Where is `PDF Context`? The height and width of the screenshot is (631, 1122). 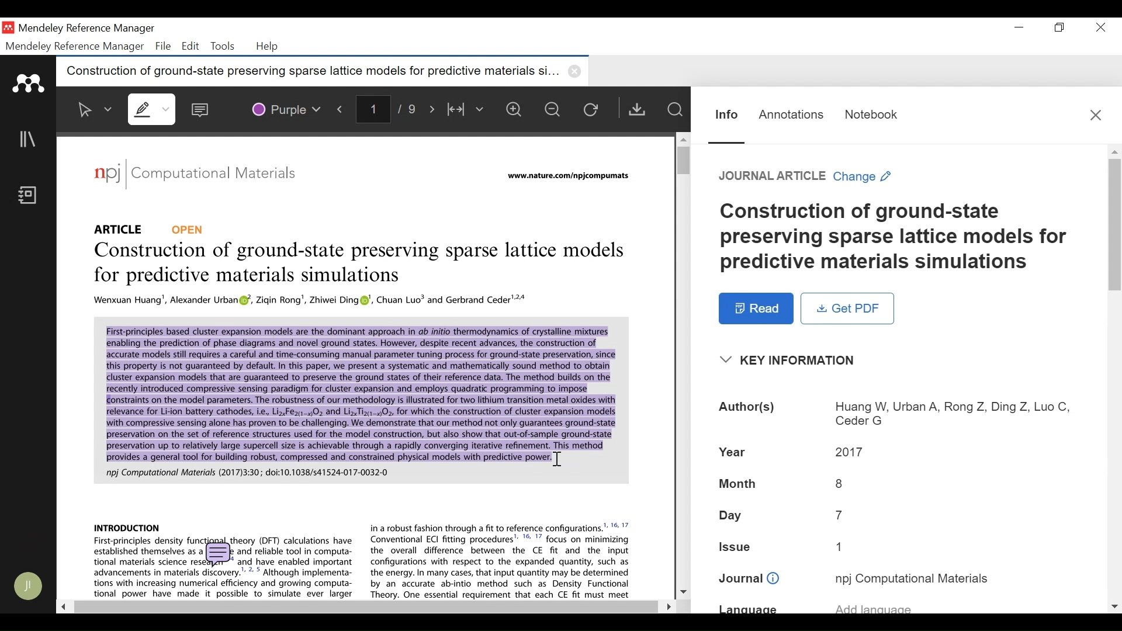 PDF Context is located at coordinates (312, 301).